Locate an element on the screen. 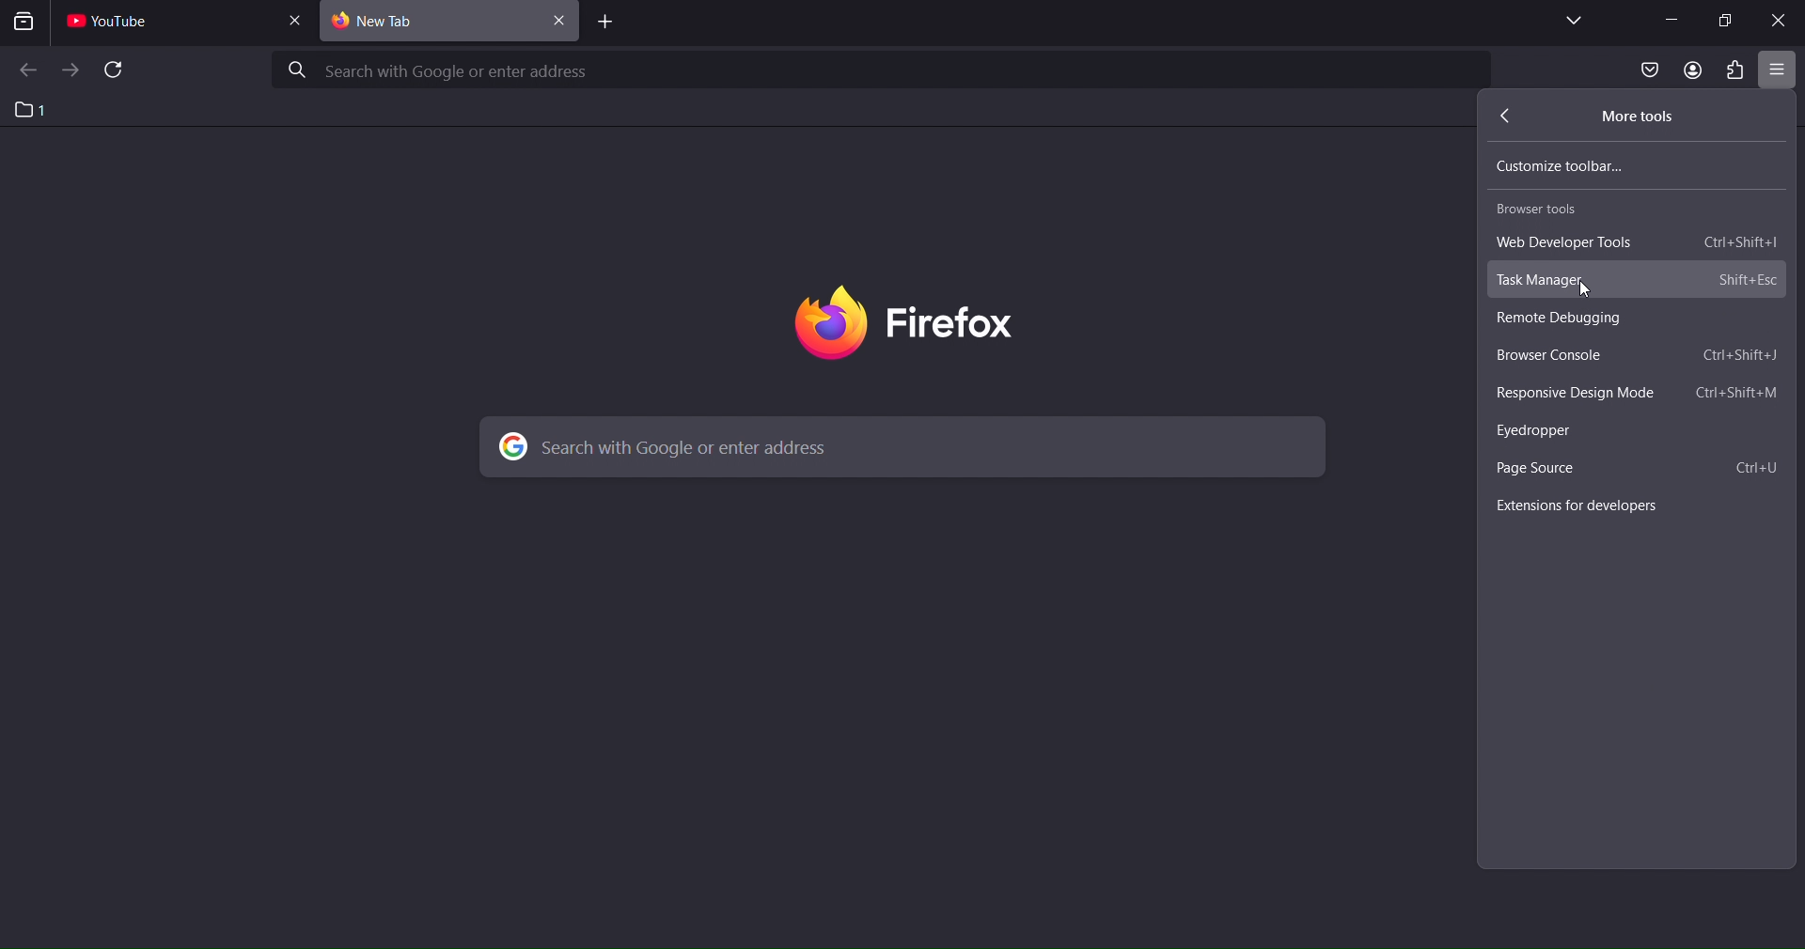 The image size is (1805, 949). minimize is located at coordinates (1671, 19).